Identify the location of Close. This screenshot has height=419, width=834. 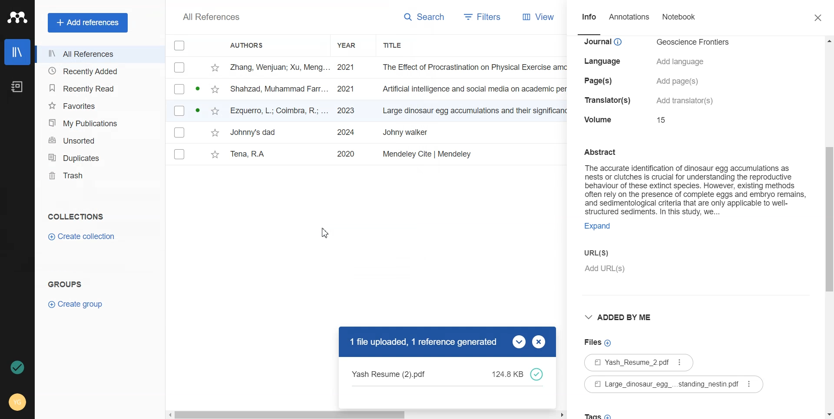
(819, 18).